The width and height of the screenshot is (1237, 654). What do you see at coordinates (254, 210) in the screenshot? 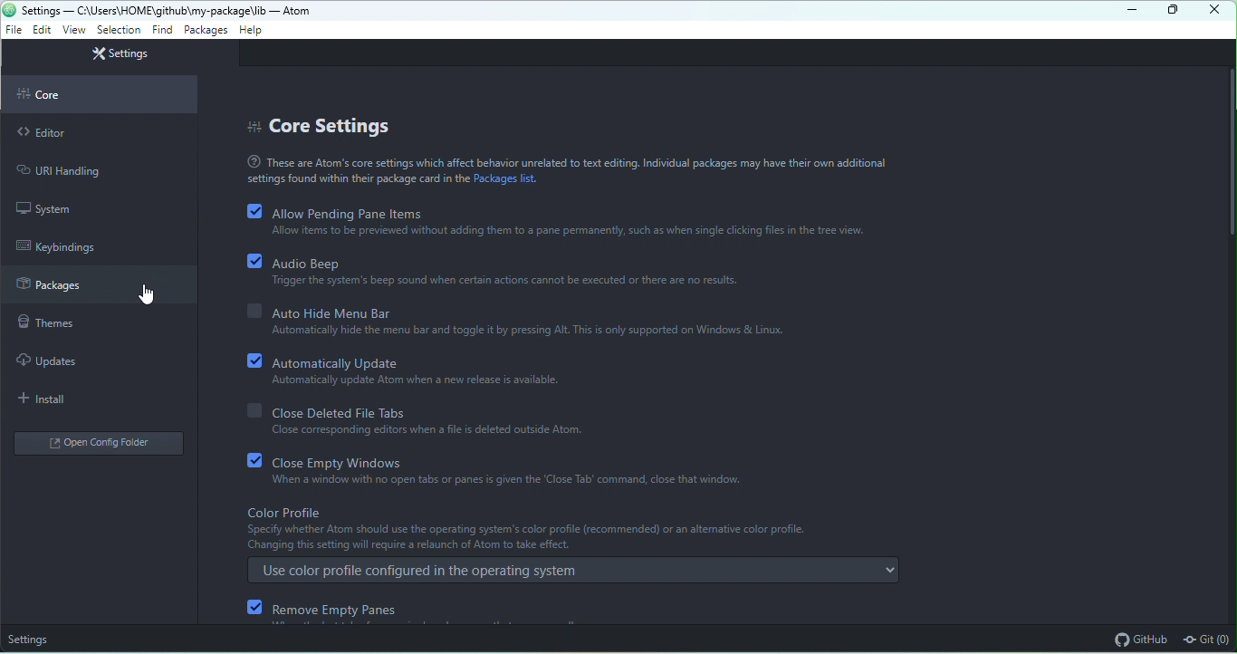
I see `checkbox with tick` at bounding box center [254, 210].